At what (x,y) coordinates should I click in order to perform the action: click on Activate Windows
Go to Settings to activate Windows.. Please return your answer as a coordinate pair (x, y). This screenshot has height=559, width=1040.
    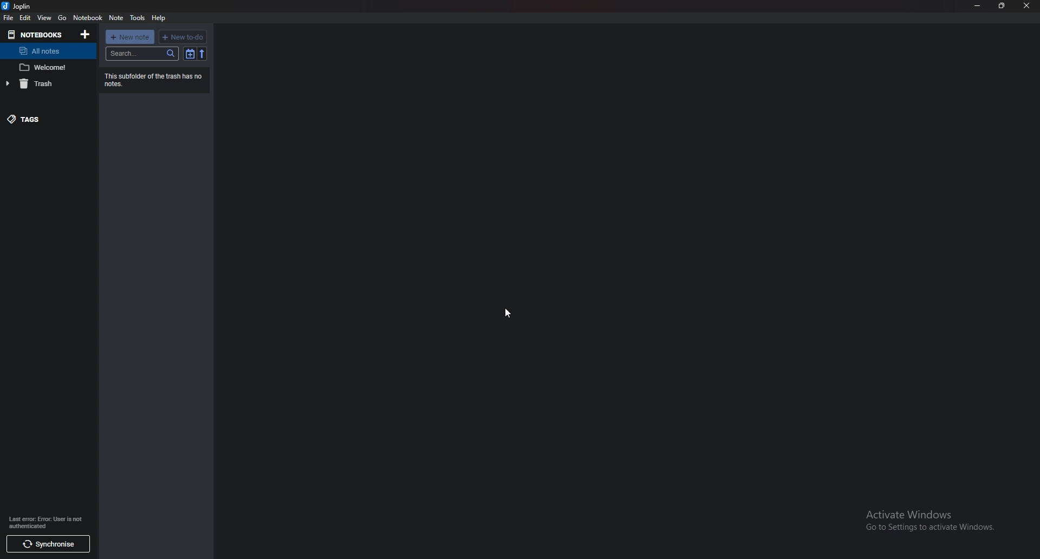
    Looking at the image, I should click on (930, 522).